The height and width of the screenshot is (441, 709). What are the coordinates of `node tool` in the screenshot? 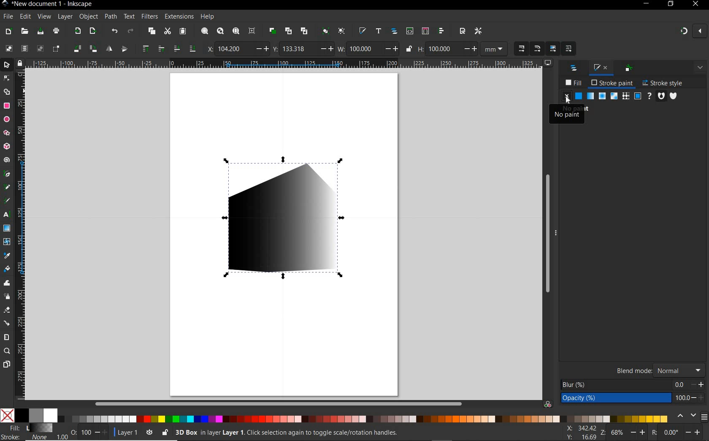 It's located at (8, 79).